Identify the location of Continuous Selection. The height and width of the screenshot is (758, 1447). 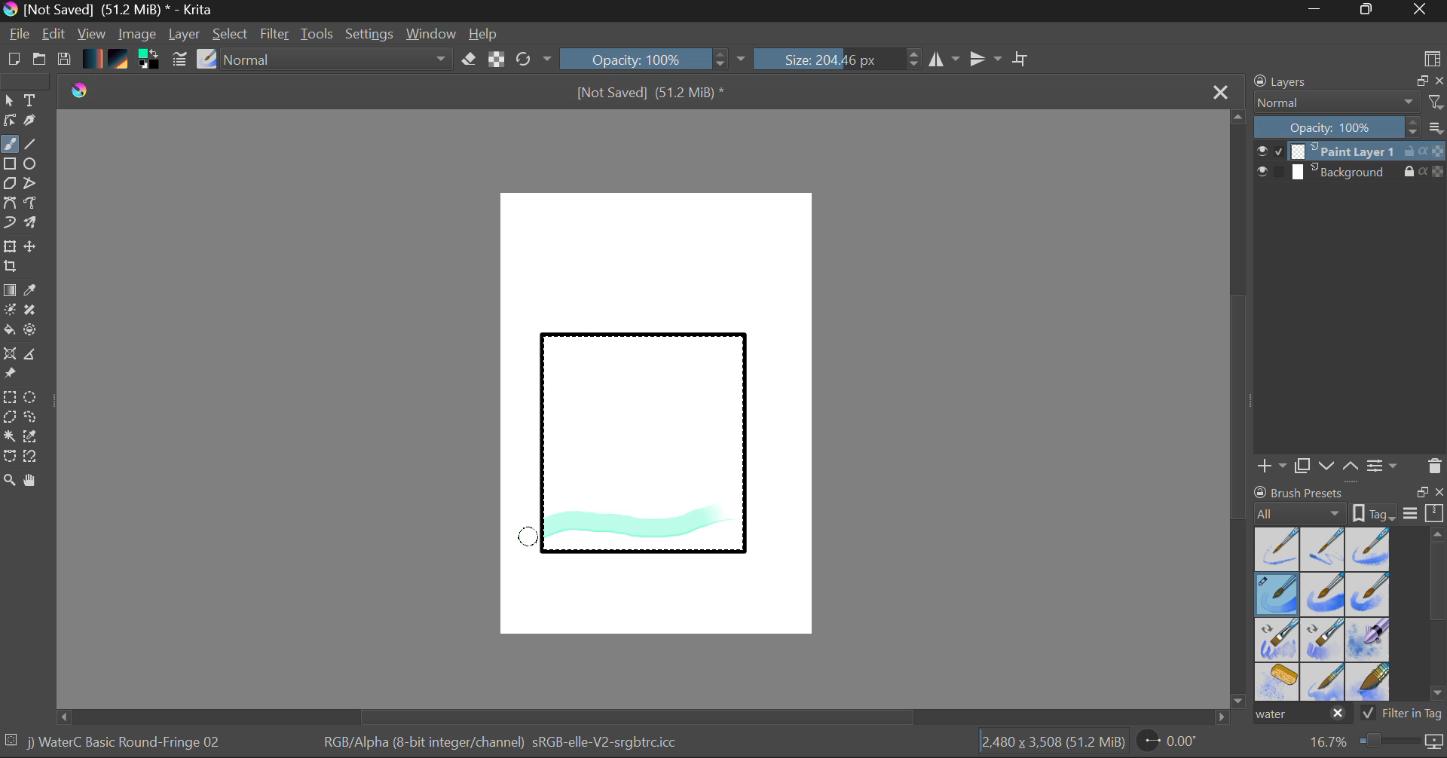
(9, 436).